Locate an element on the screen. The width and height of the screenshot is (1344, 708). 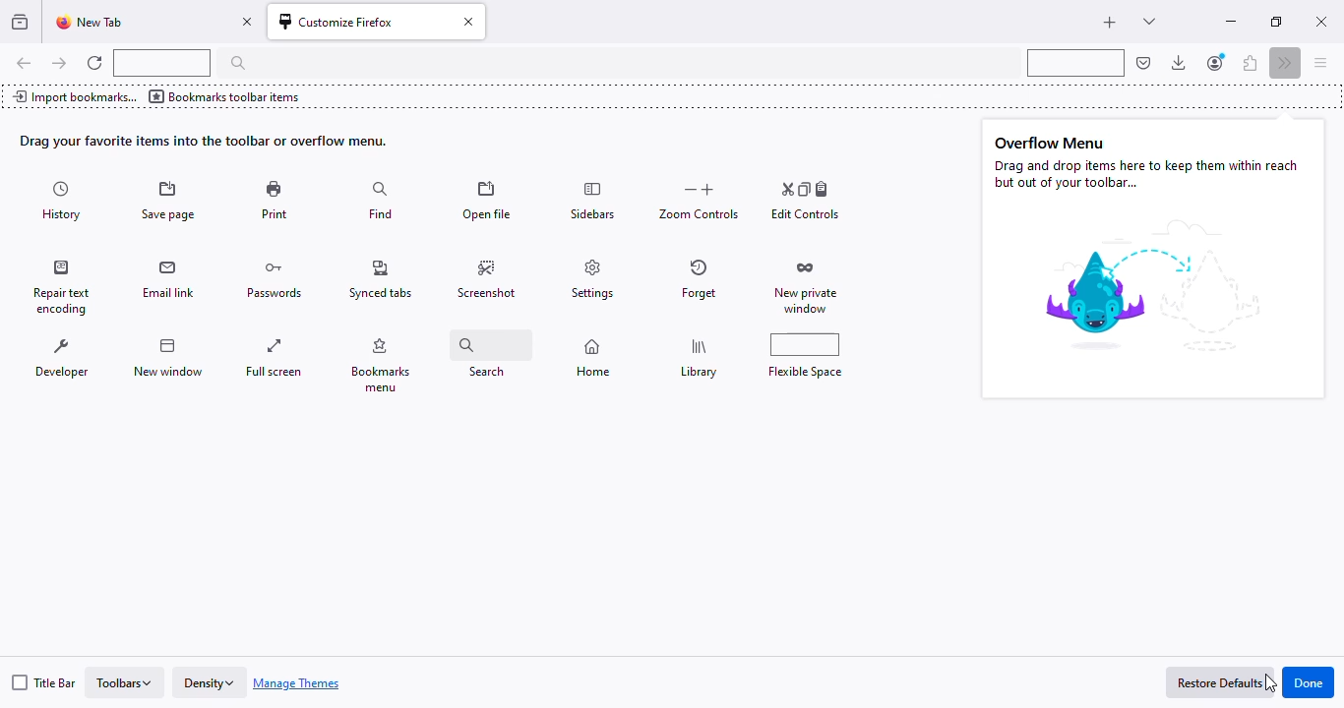
maximize is located at coordinates (1277, 22).